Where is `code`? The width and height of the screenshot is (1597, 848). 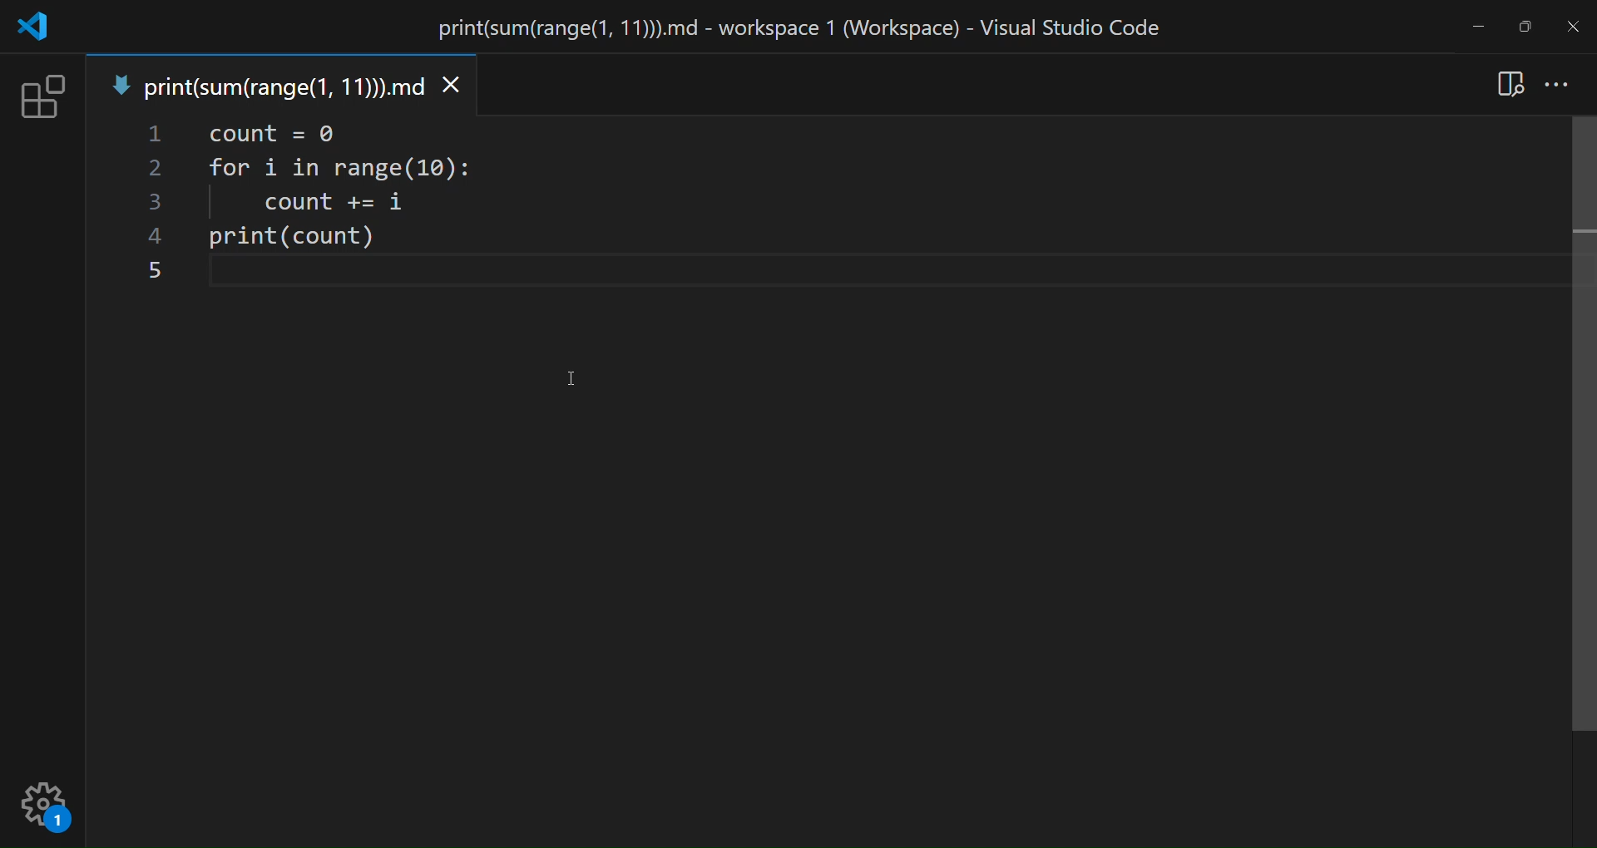
code is located at coordinates (354, 207).